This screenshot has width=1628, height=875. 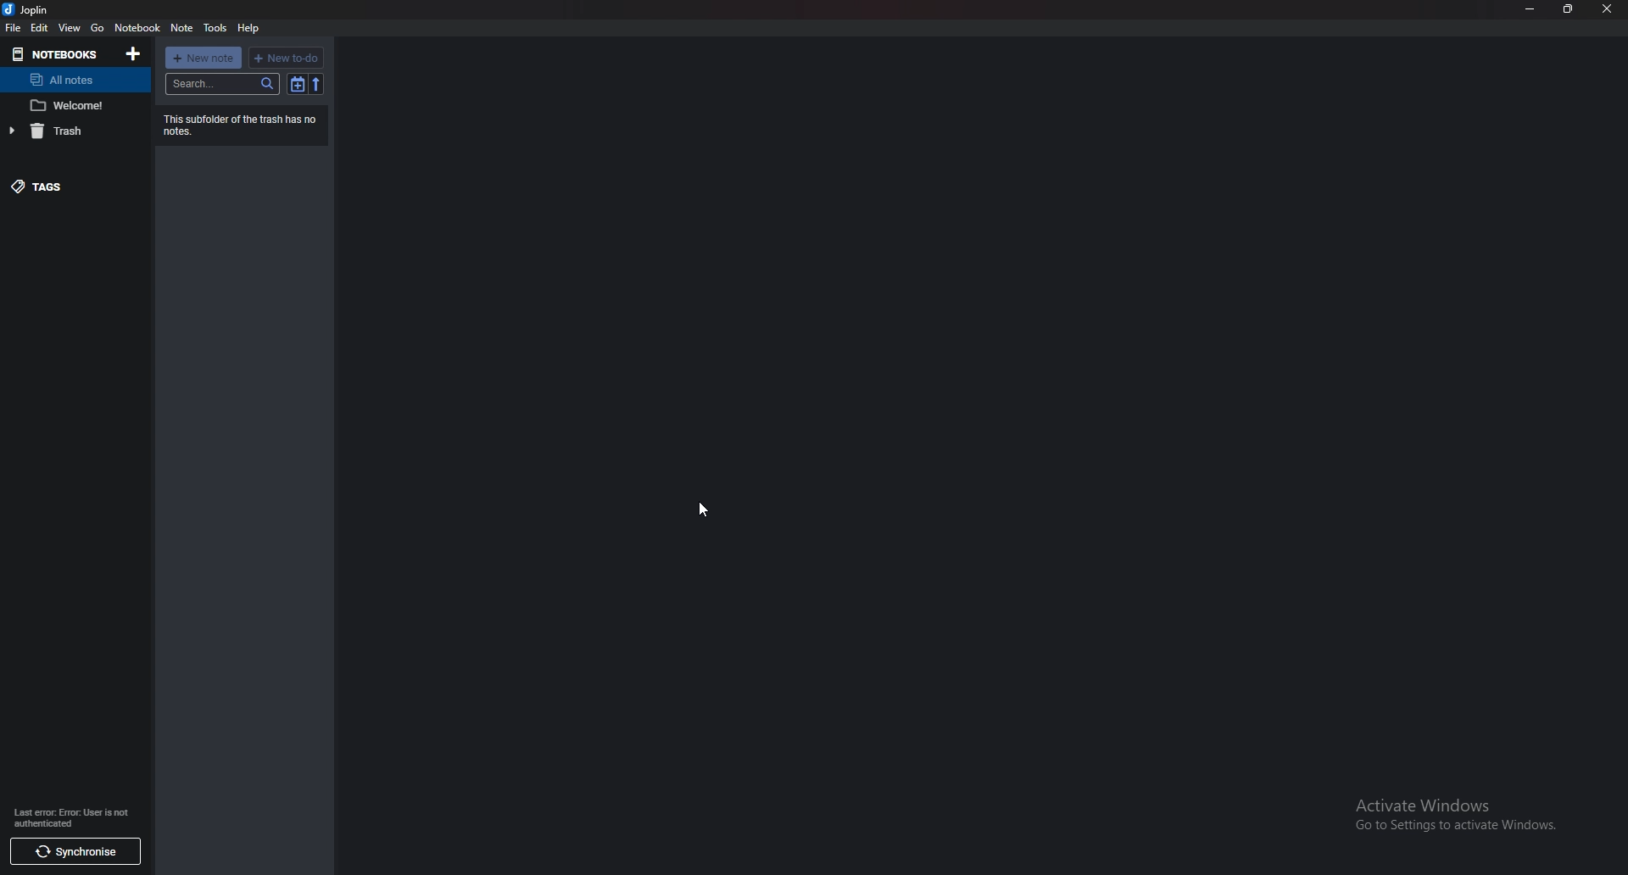 What do you see at coordinates (137, 53) in the screenshot?
I see `add notebook` at bounding box center [137, 53].